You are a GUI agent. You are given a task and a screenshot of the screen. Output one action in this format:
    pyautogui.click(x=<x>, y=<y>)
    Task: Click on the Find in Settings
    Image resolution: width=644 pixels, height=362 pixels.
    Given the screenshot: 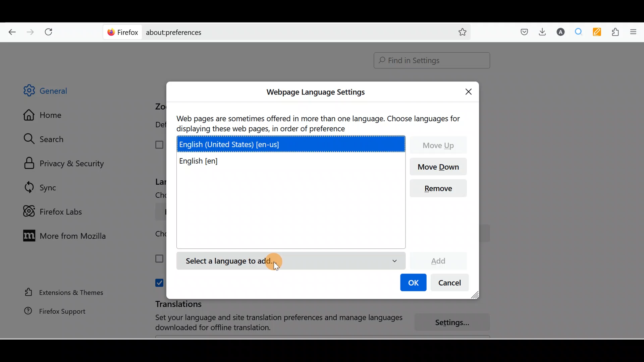 What is the action you would take?
    pyautogui.click(x=432, y=60)
    